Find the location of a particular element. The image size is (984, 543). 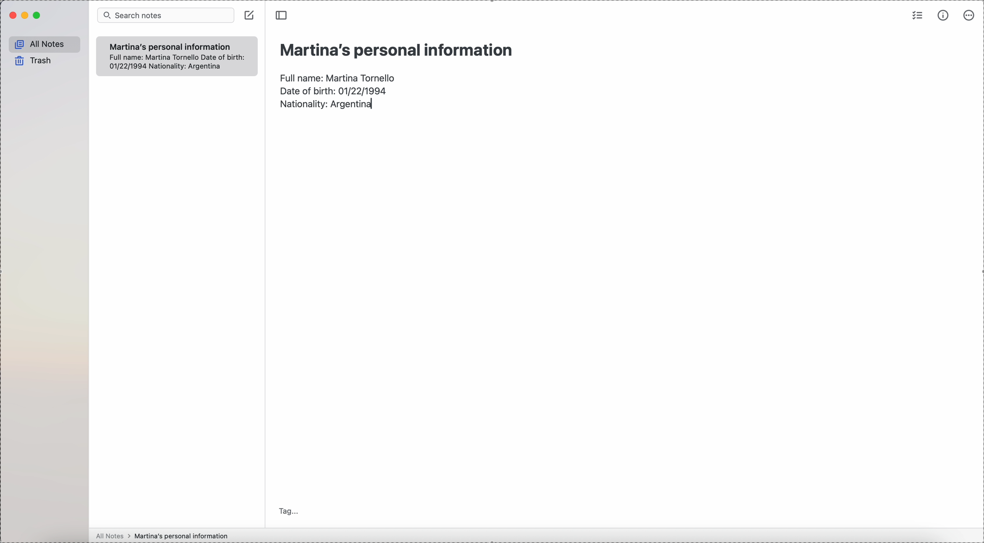

close Simplenote is located at coordinates (12, 16).